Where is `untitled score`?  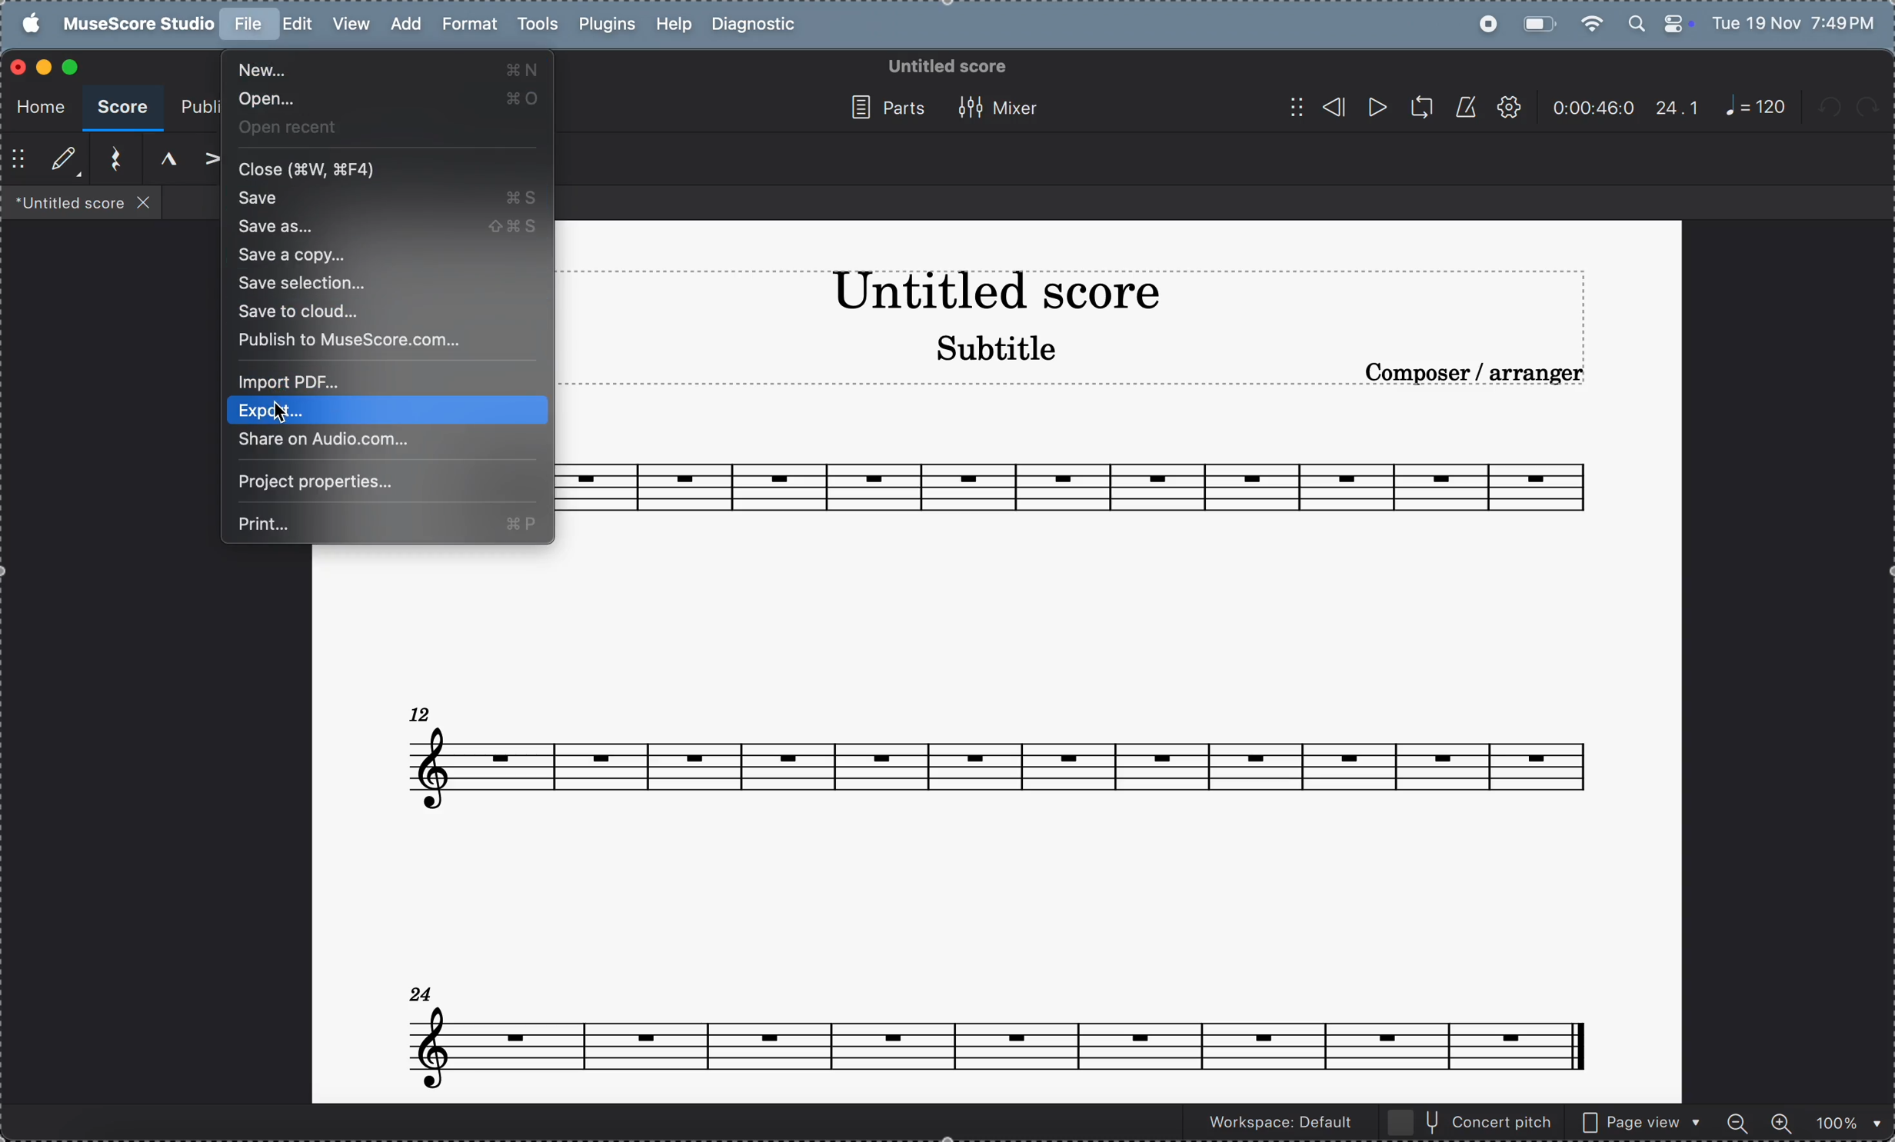 untitled score is located at coordinates (944, 66).